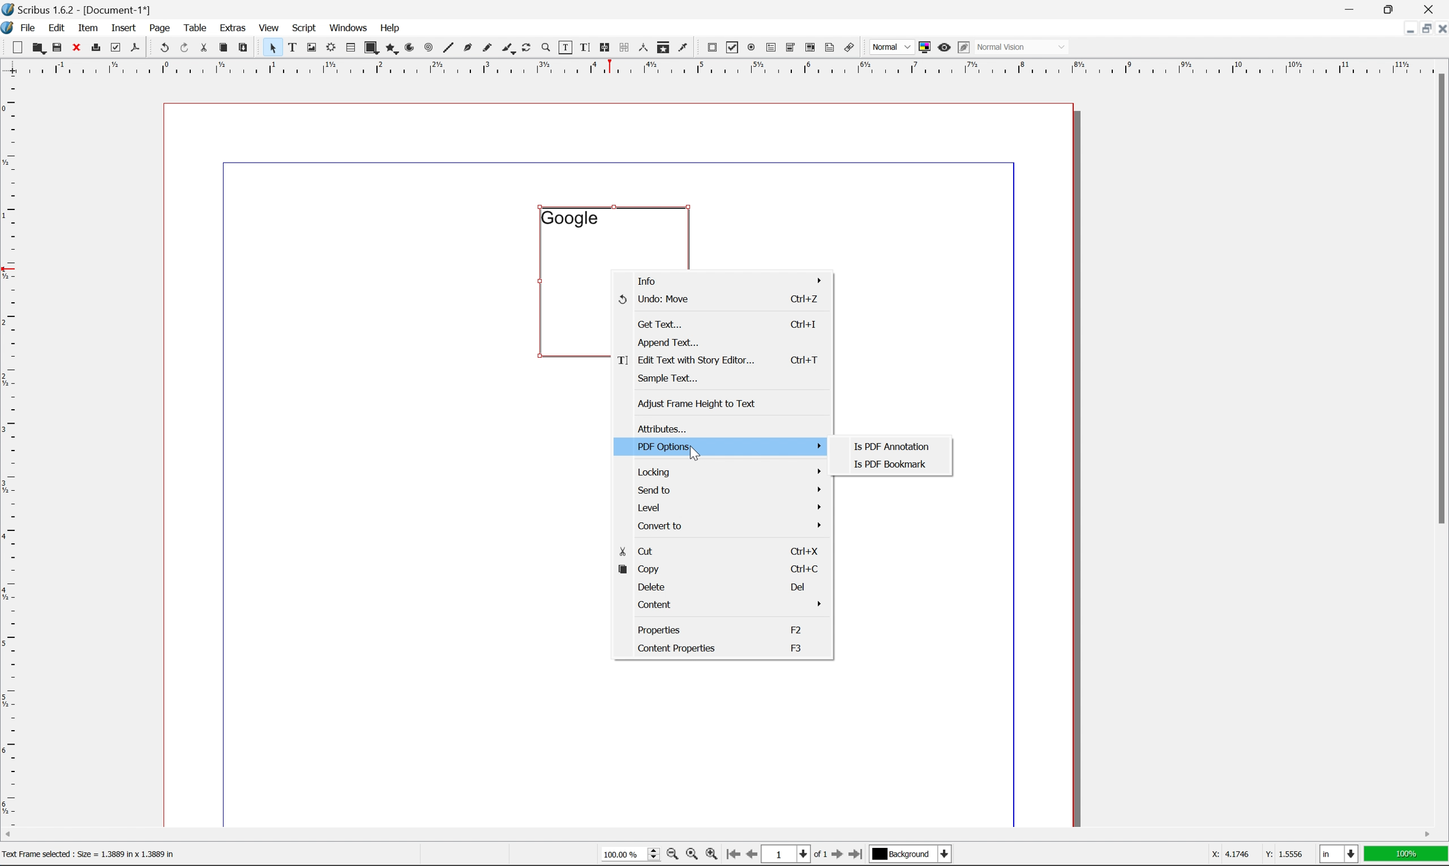 The height and width of the screenshot is (866, 1449). Describe the element at coordinates (749, 48) in the screenshot. I see `pdf radio button` at that location.